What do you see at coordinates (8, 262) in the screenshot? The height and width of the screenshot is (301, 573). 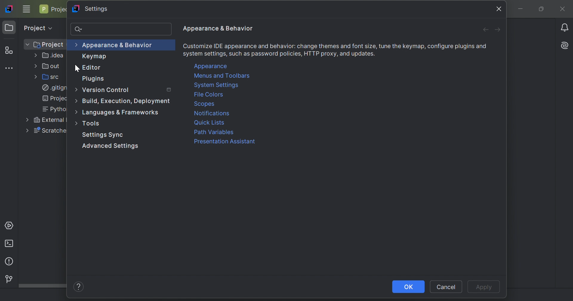 I see `Problems` at bounding box center [8, 262].